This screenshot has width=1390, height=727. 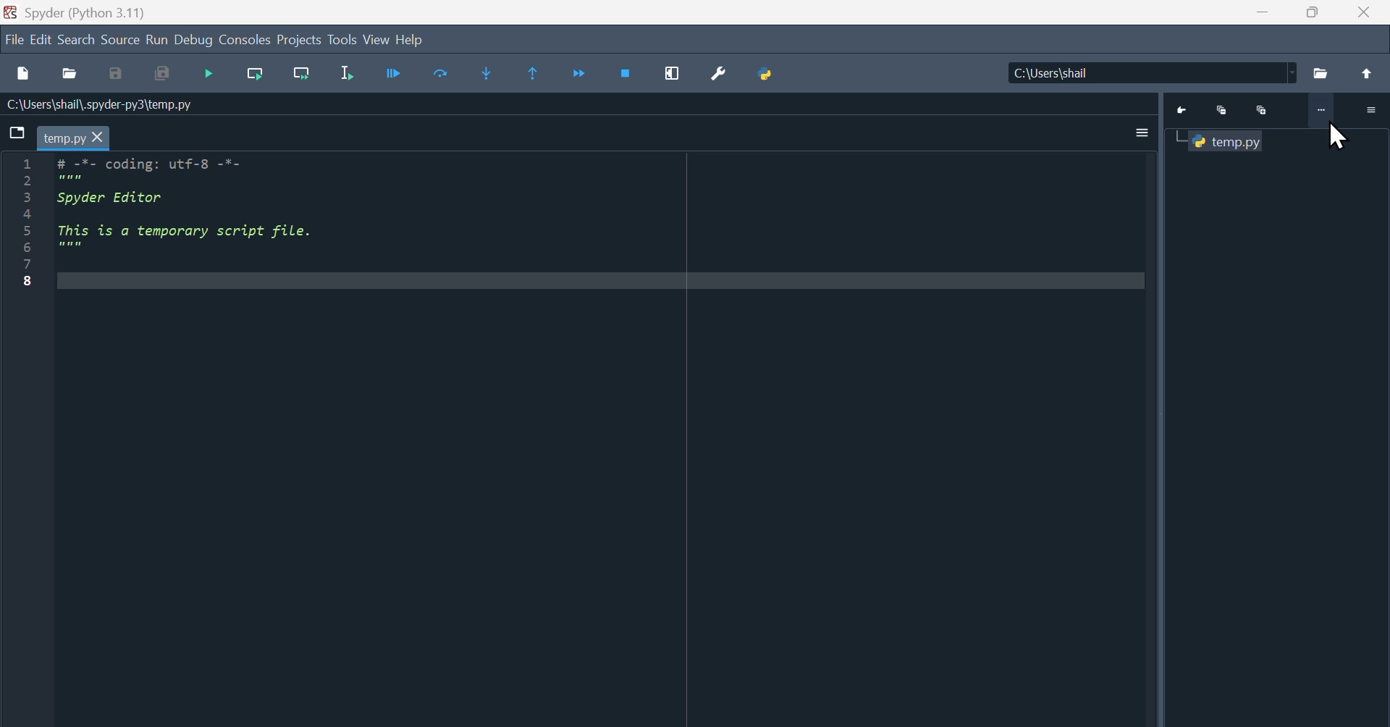 What do you see at coordinates (342, 39) in the screenshot?
I see `Tools` at bounding box center [342, 39].